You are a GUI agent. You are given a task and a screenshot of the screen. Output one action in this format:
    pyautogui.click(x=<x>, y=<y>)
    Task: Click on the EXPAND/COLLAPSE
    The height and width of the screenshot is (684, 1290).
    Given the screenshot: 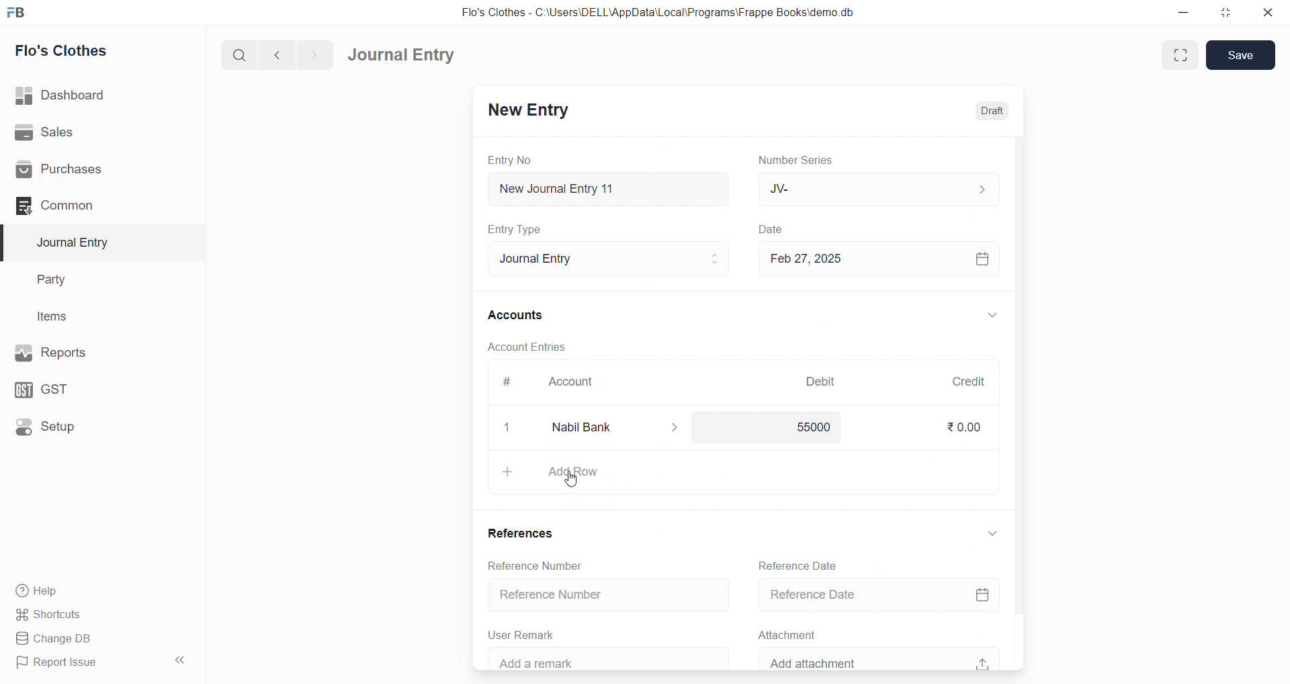 What is the action you would take?
    pyautogui.click(x=992, y=315)
    